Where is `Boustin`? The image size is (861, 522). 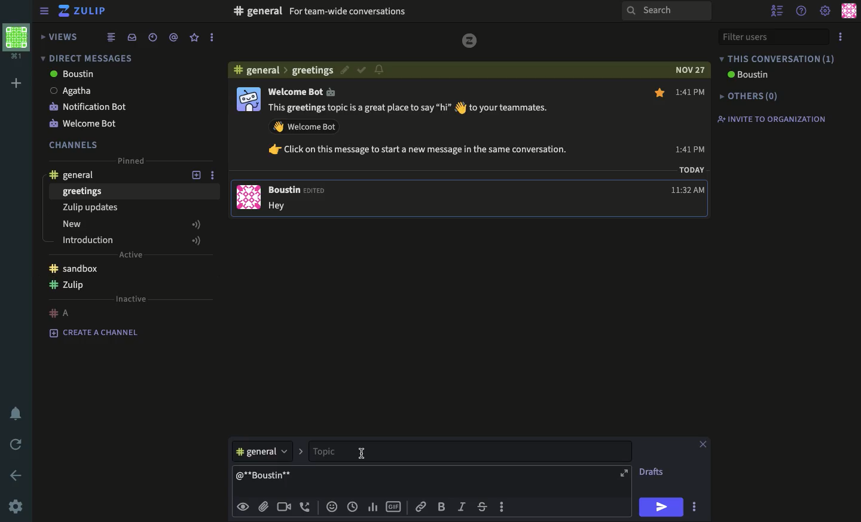
Boustin is located at coordinates (300, 191).